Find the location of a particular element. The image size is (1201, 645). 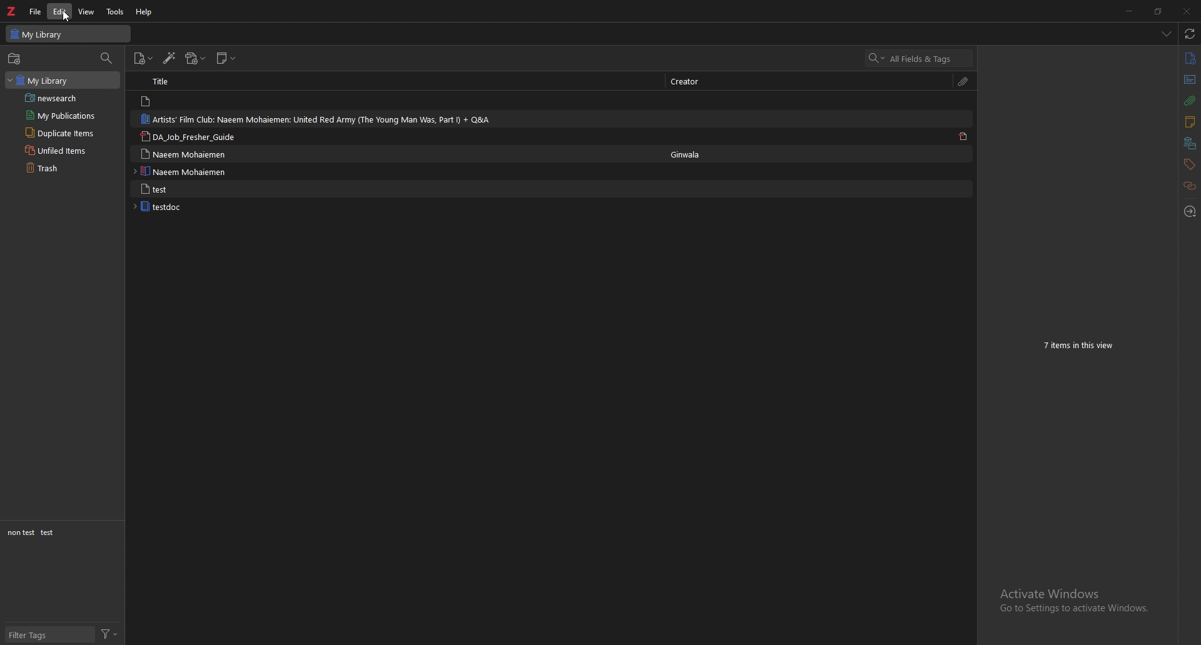

title is located at coordinates (173, 82).